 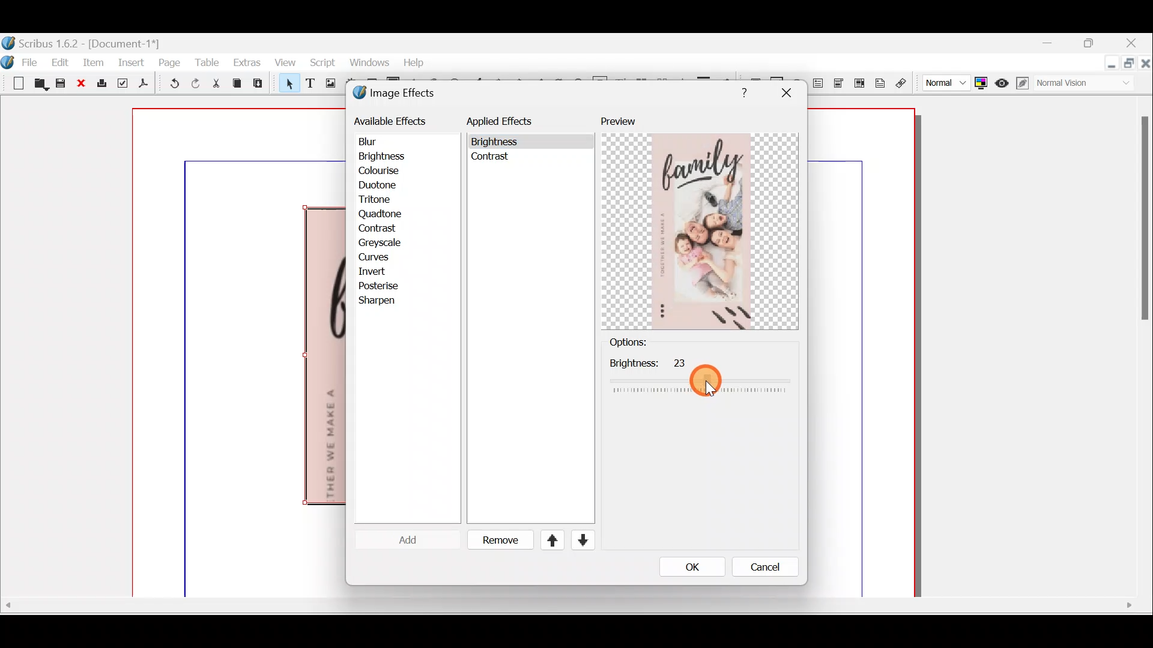 What do you see at coordinates (240, 353) in the screenshot?
I see `Canvas` at bounding box center [240, 353].